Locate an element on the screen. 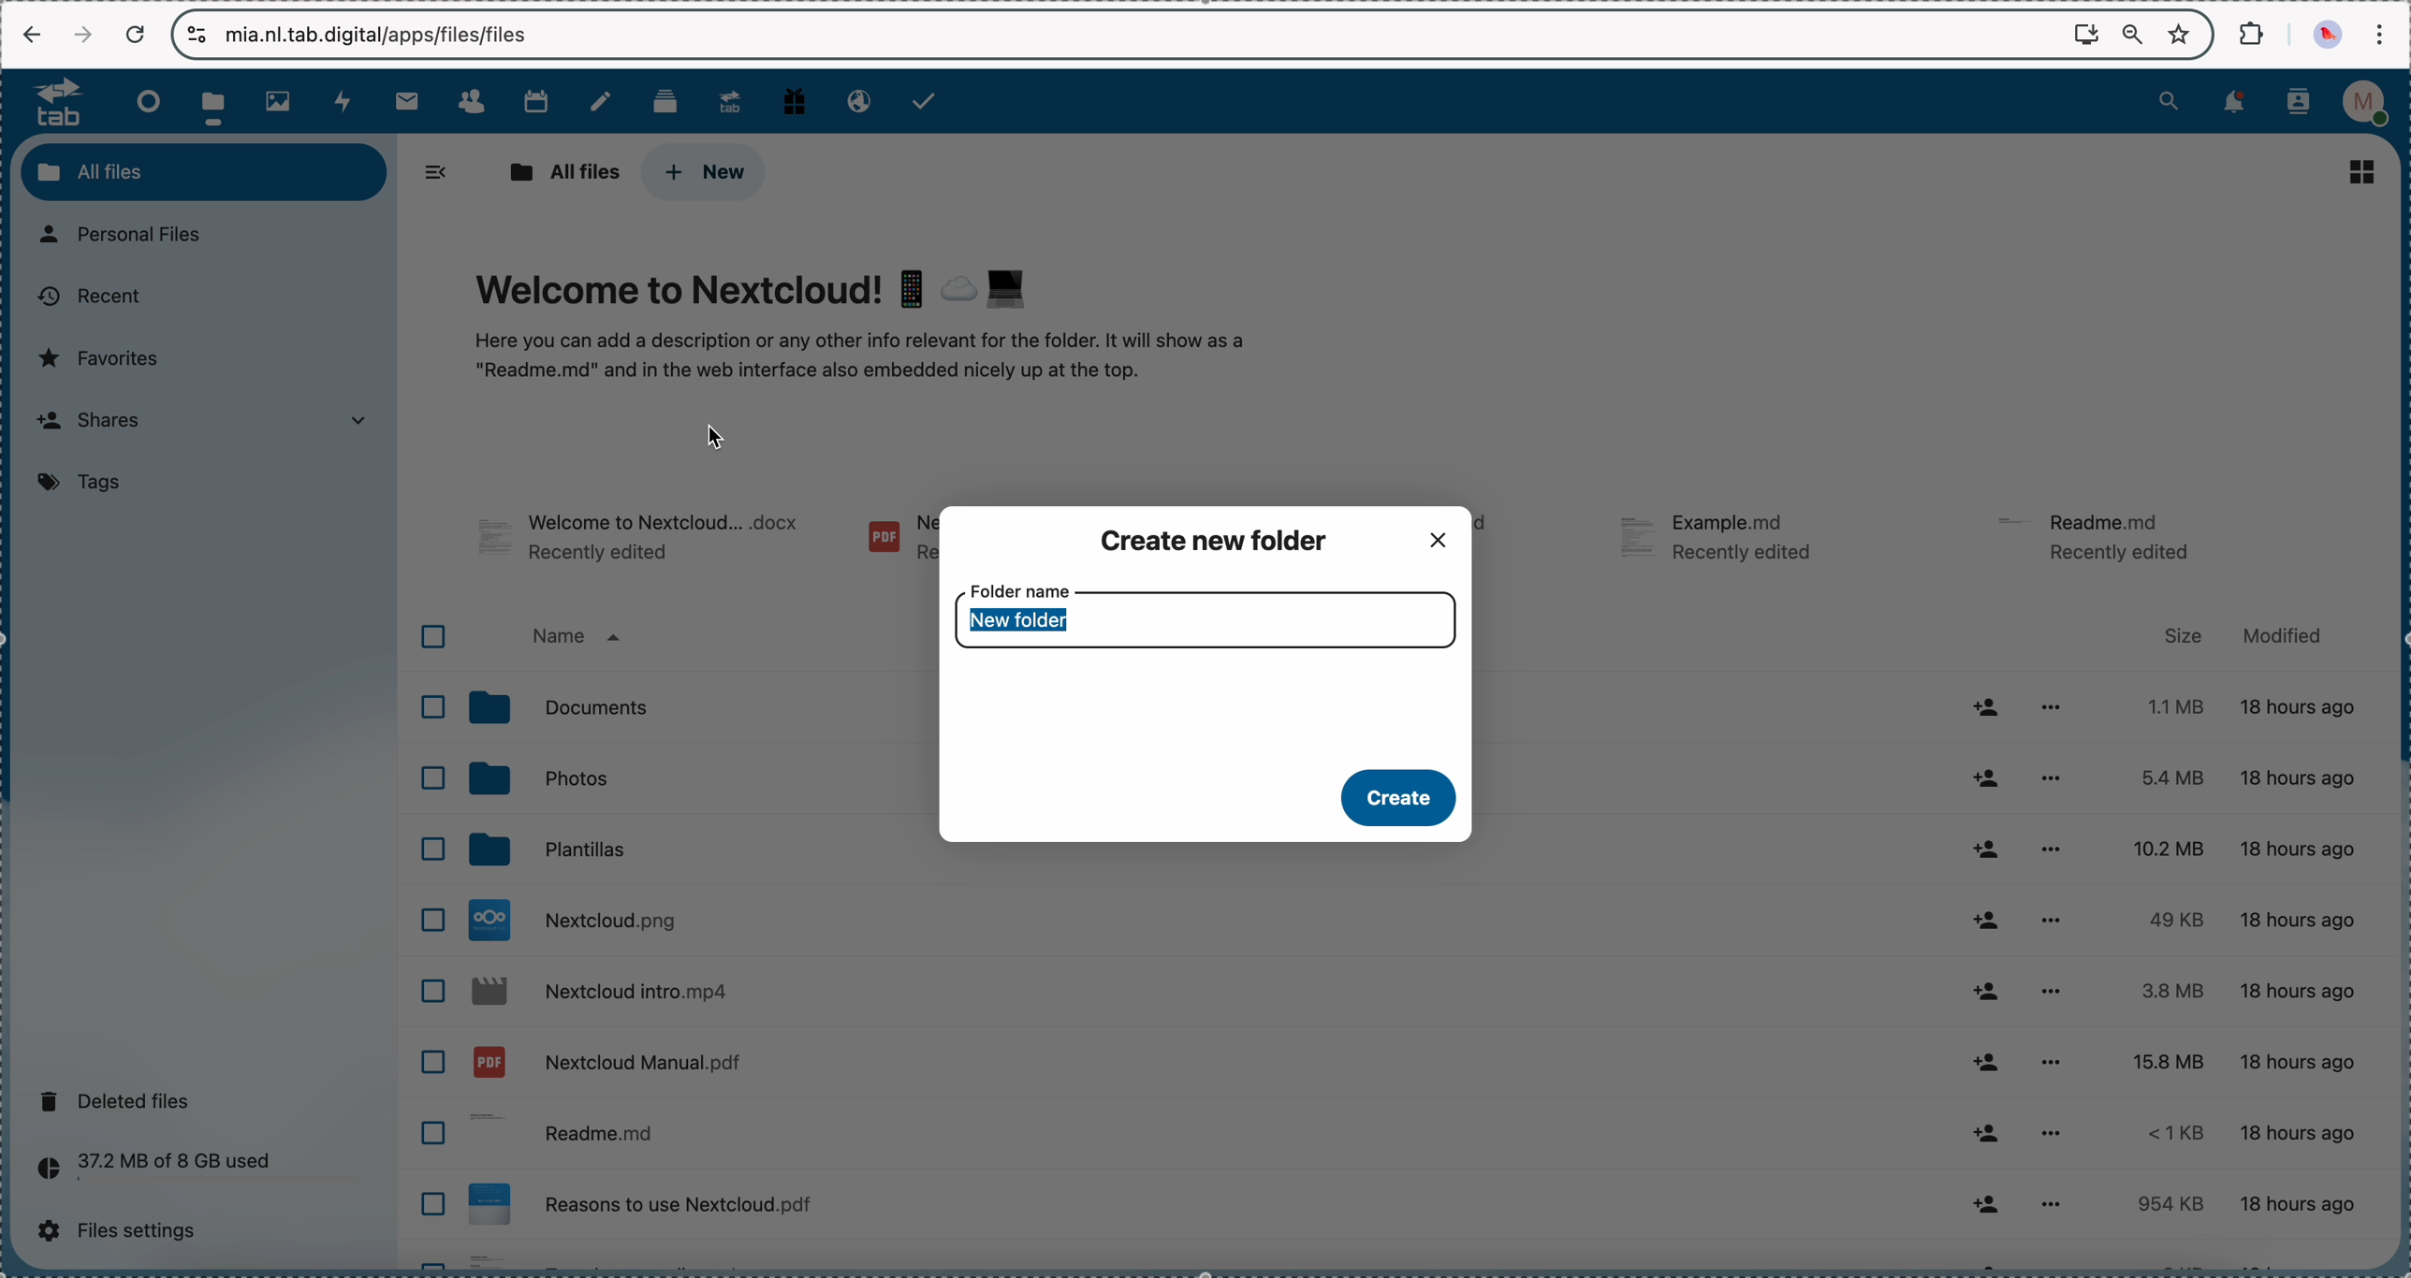 This screenshot has height=1278, width=2411. modified is located at coordinates (2279, 636).